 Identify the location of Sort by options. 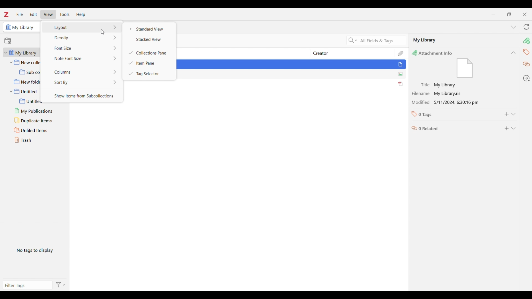
(82, 82).